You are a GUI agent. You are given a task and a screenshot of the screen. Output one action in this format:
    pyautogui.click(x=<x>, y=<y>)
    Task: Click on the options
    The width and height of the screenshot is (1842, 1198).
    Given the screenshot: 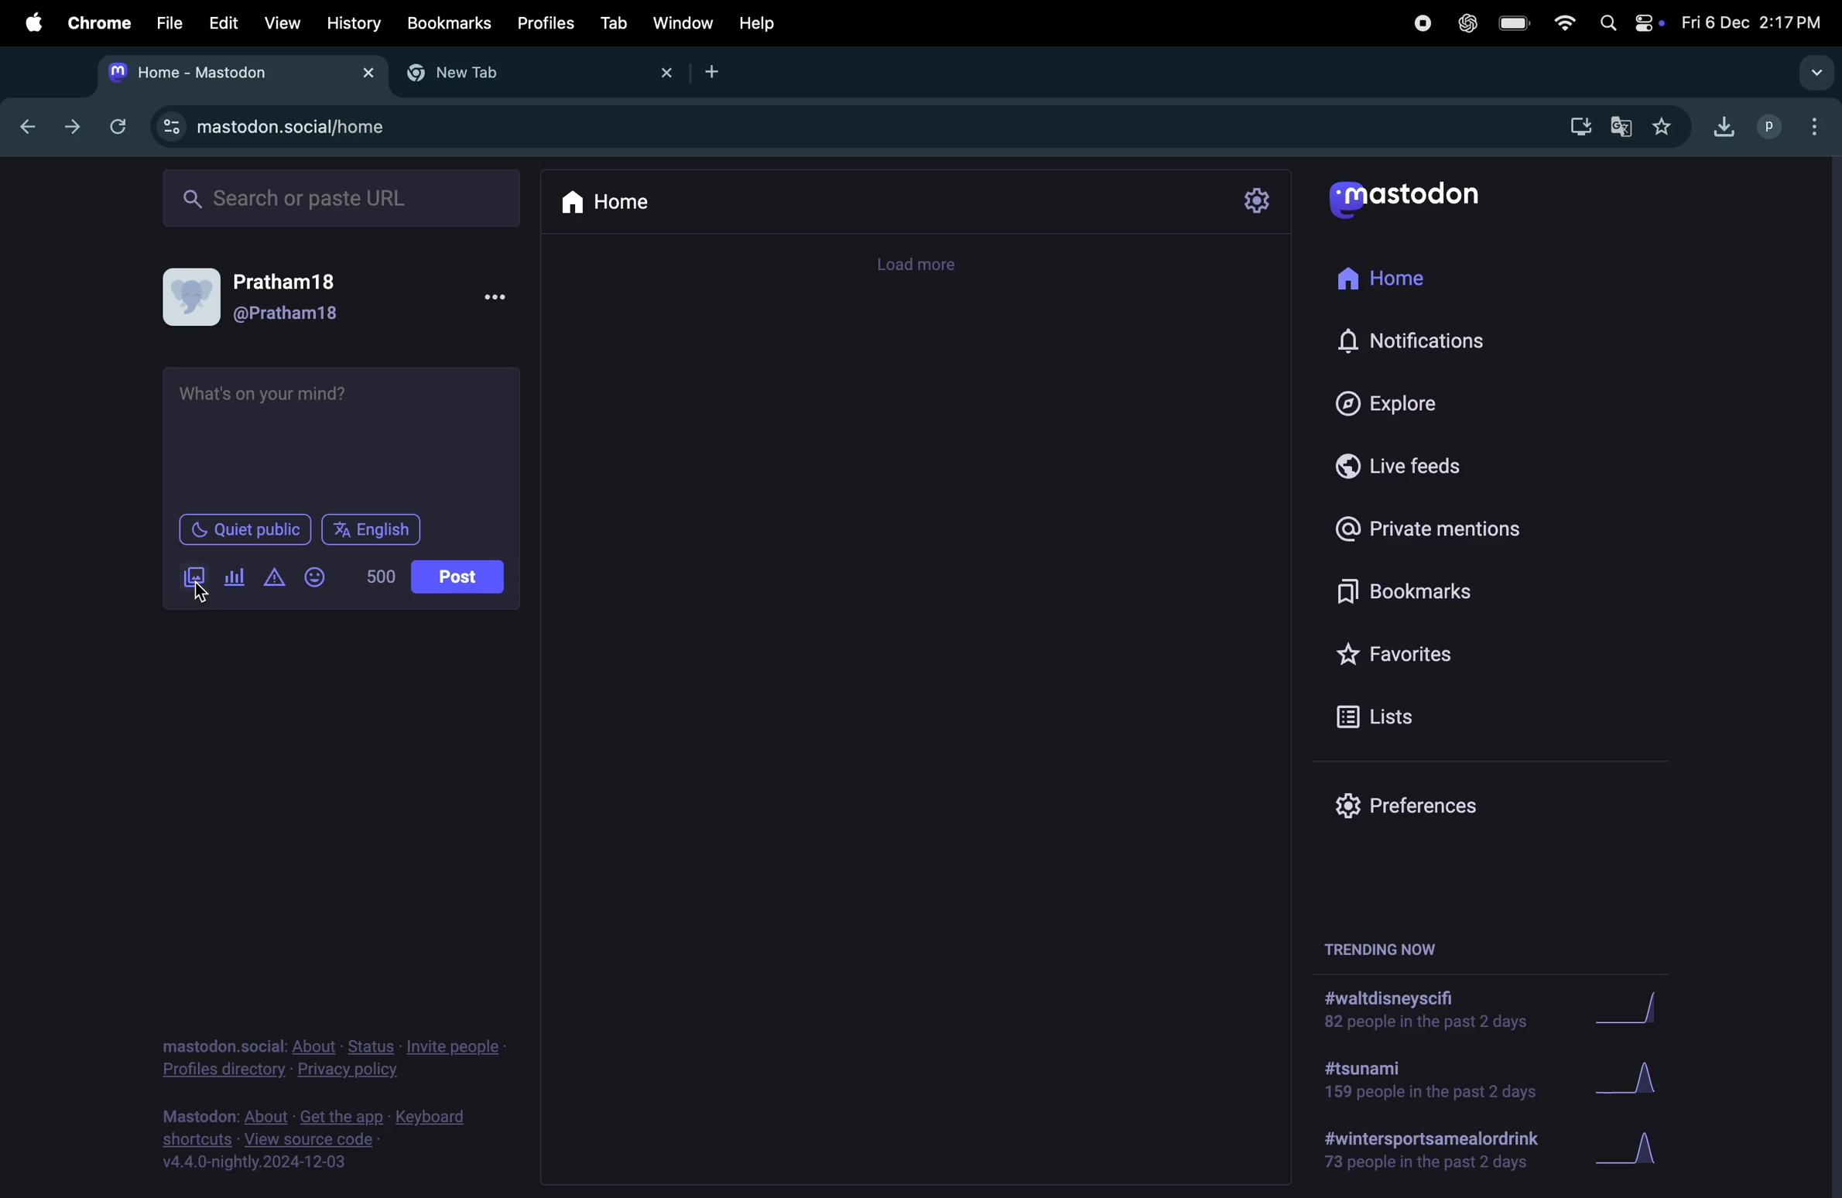 What is the action you would take?
    pyautogui.click(x=498, y=297)
    